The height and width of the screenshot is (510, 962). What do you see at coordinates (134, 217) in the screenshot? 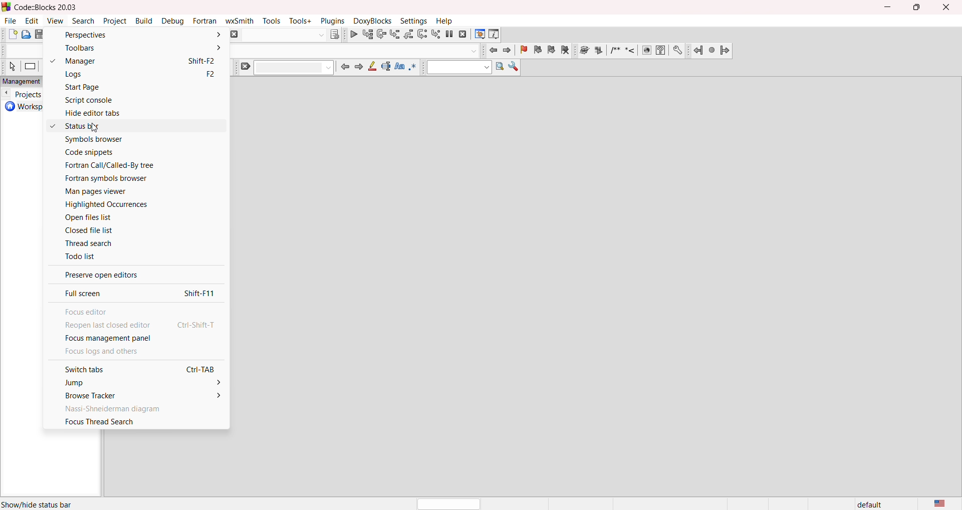
I see `open files list` at bounding box center [134, 217].